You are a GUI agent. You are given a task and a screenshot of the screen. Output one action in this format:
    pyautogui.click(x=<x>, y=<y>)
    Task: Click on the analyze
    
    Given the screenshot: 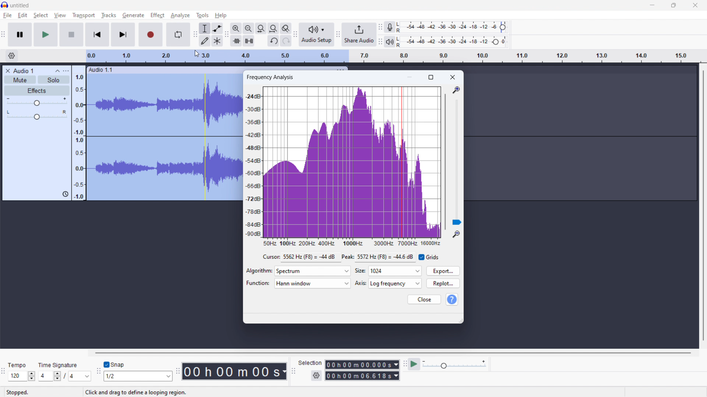 What is the action you would take?
    pyautogui.click(x=180, y=15)
    